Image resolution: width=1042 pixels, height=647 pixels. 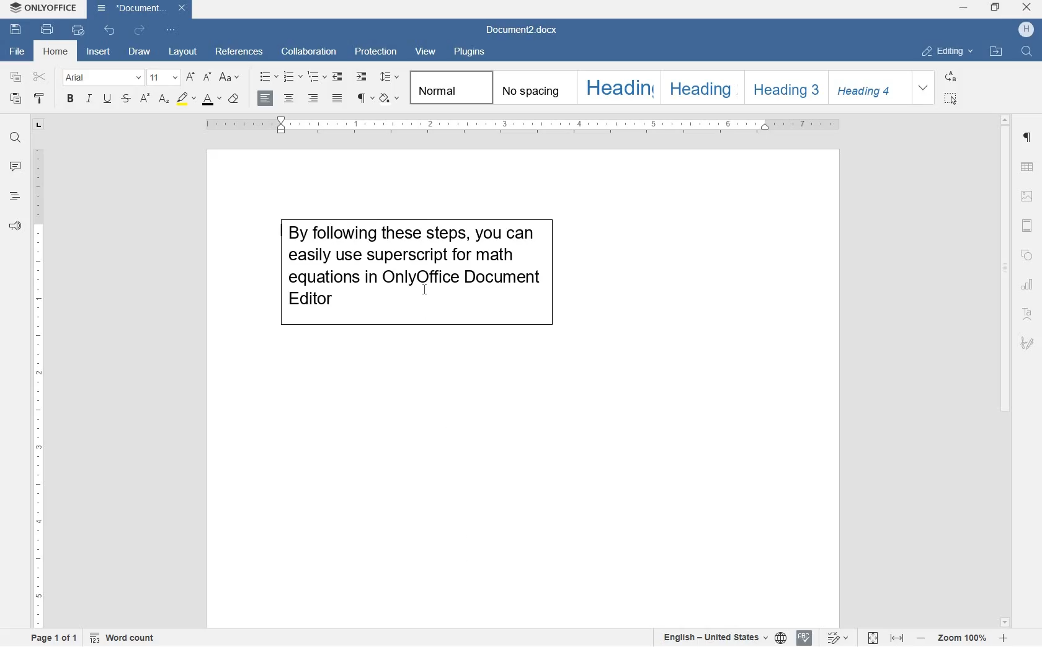 What do you see at coordinates (338, 77) in the screenshot?
I see `decrease indent` at bounding box center [338, 77].